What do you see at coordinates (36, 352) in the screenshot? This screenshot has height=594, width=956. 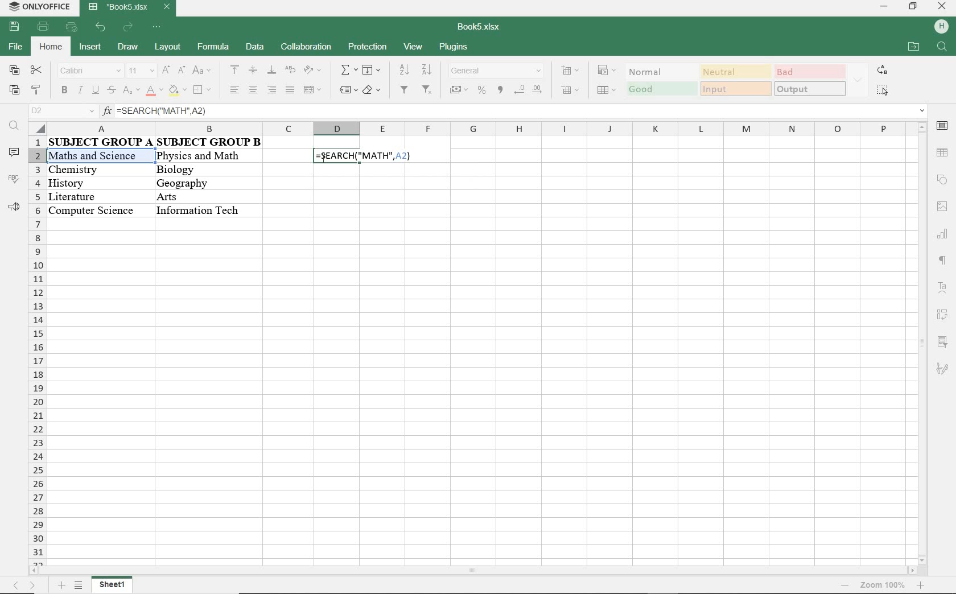 I see `rows` at bounding box center [36, 352].